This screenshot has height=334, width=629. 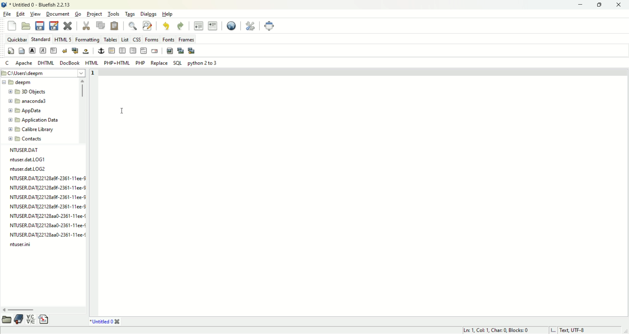 I want to click on strong, so click(x=32, y=50).